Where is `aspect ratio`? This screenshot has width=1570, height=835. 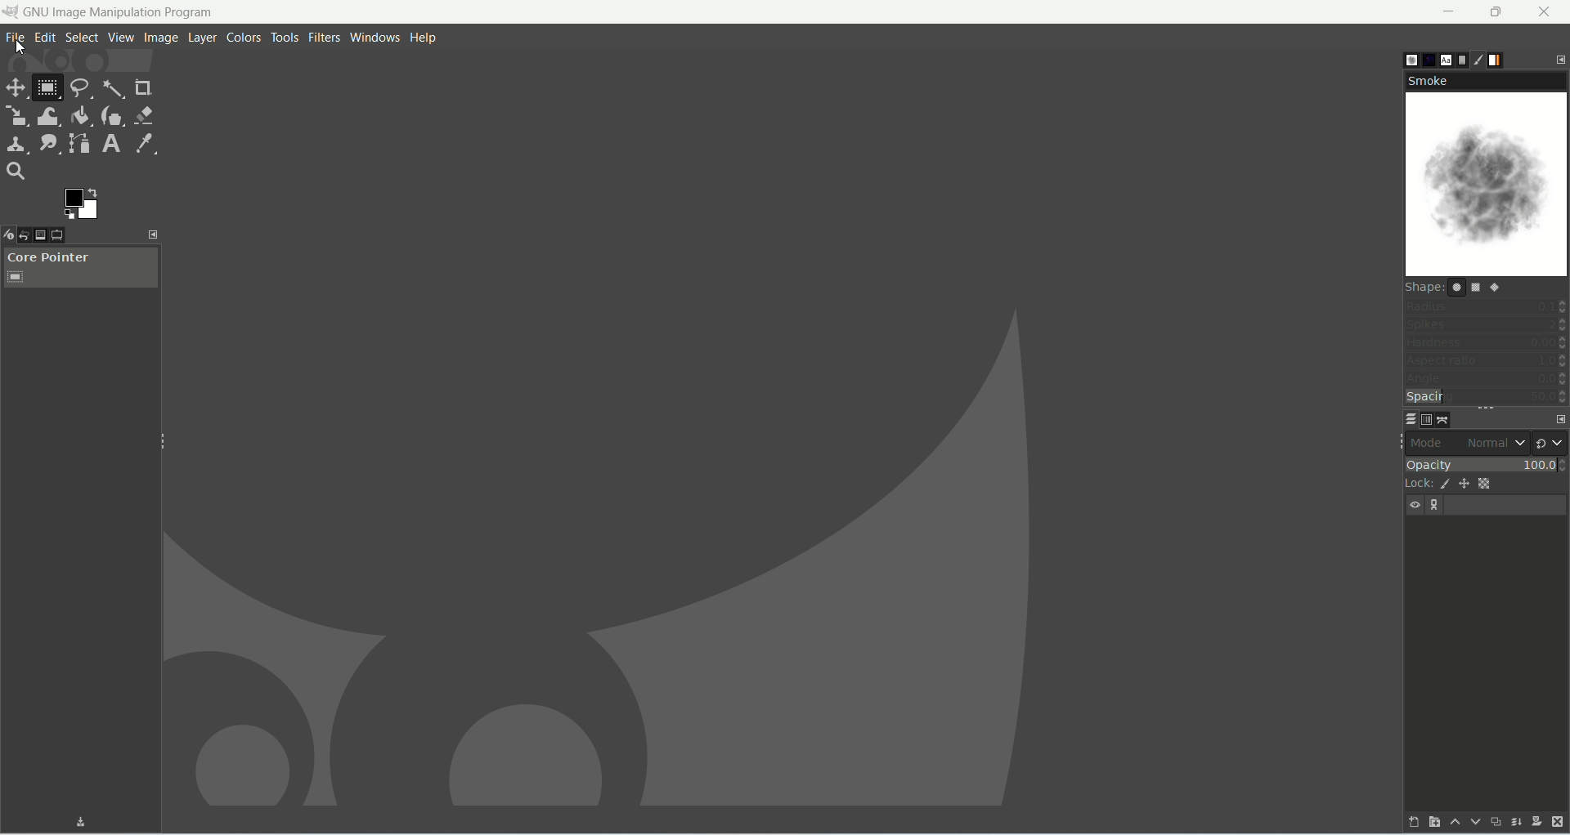
aspect ratio is located at coordinates (1487, 360).